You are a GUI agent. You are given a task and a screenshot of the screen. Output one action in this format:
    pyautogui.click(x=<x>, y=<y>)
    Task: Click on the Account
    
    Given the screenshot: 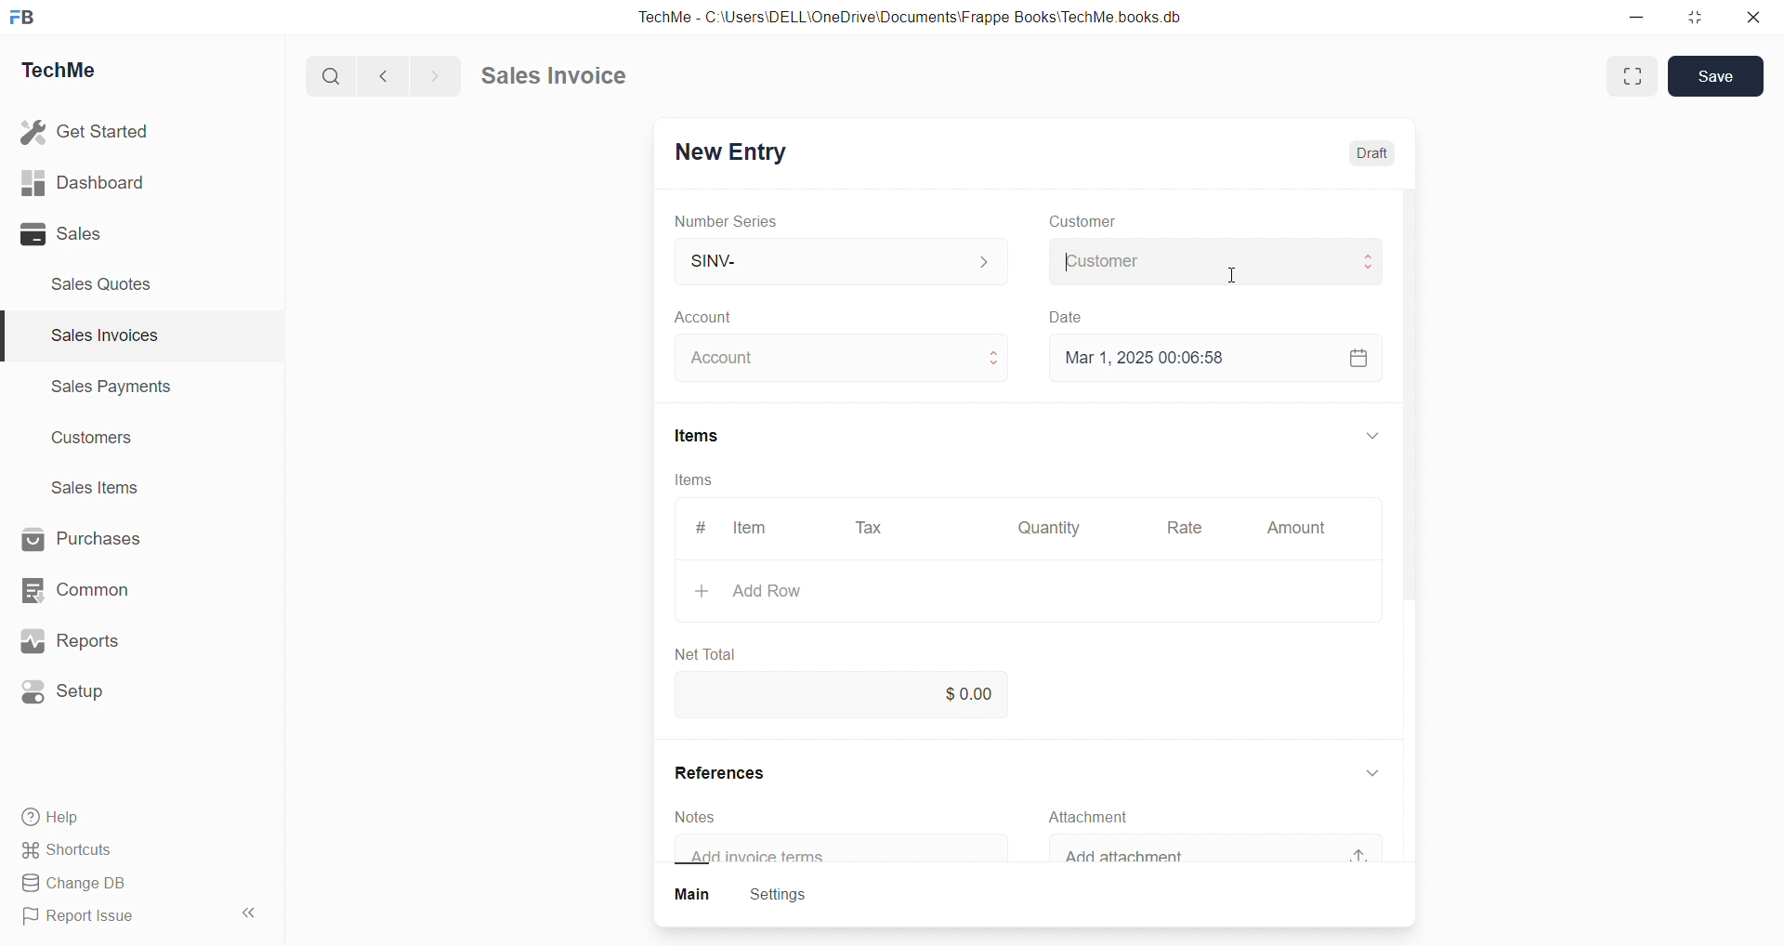 What is the action you would take?
    pyautogui.click(x=732, y=319)
    